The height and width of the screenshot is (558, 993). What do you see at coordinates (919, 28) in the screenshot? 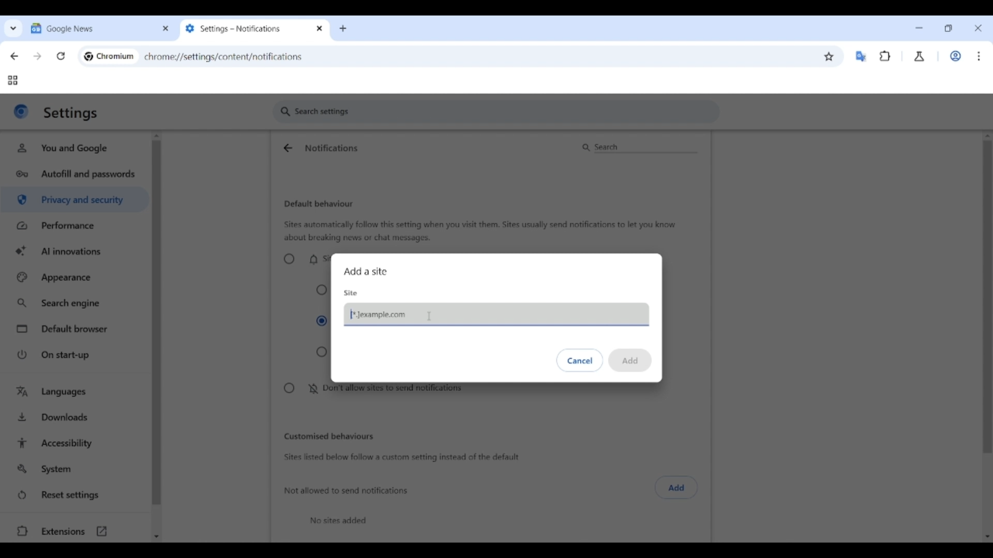
I see `Minimize` at bounding box center [919, 28].